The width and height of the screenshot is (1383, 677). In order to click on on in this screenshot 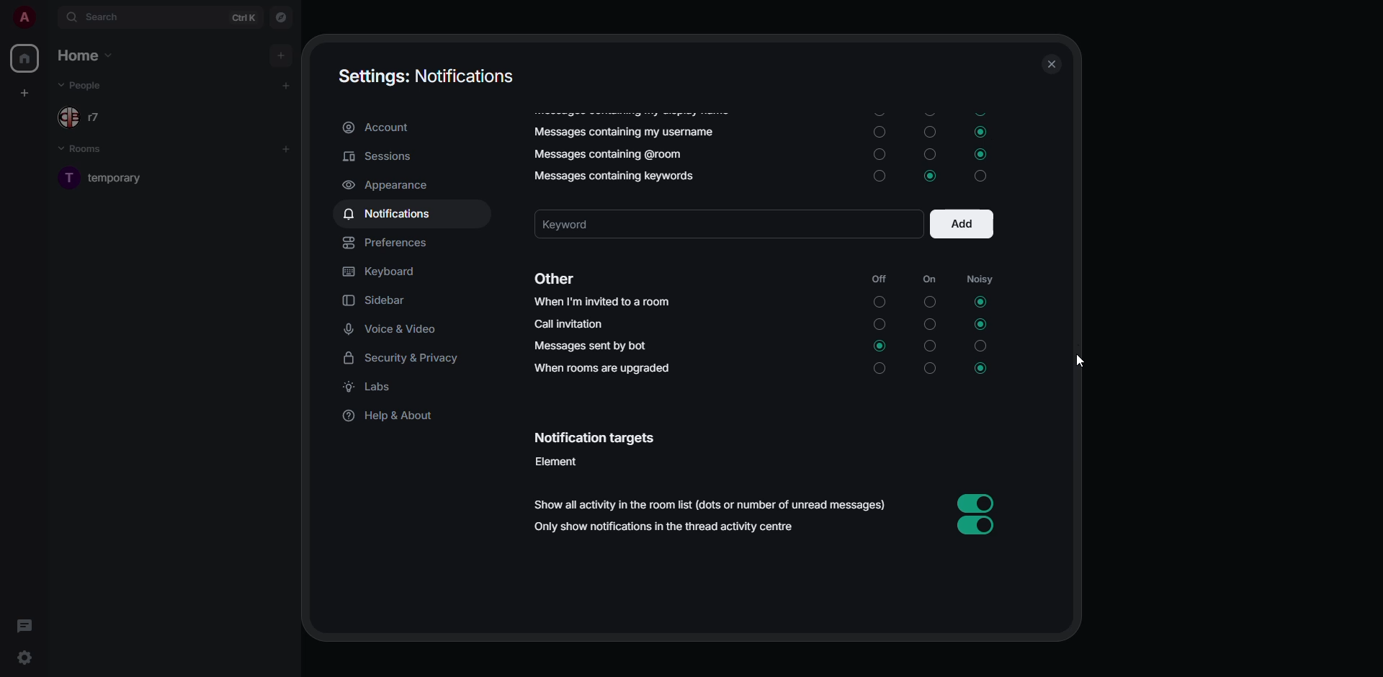, I will do `click(882, 179)`.